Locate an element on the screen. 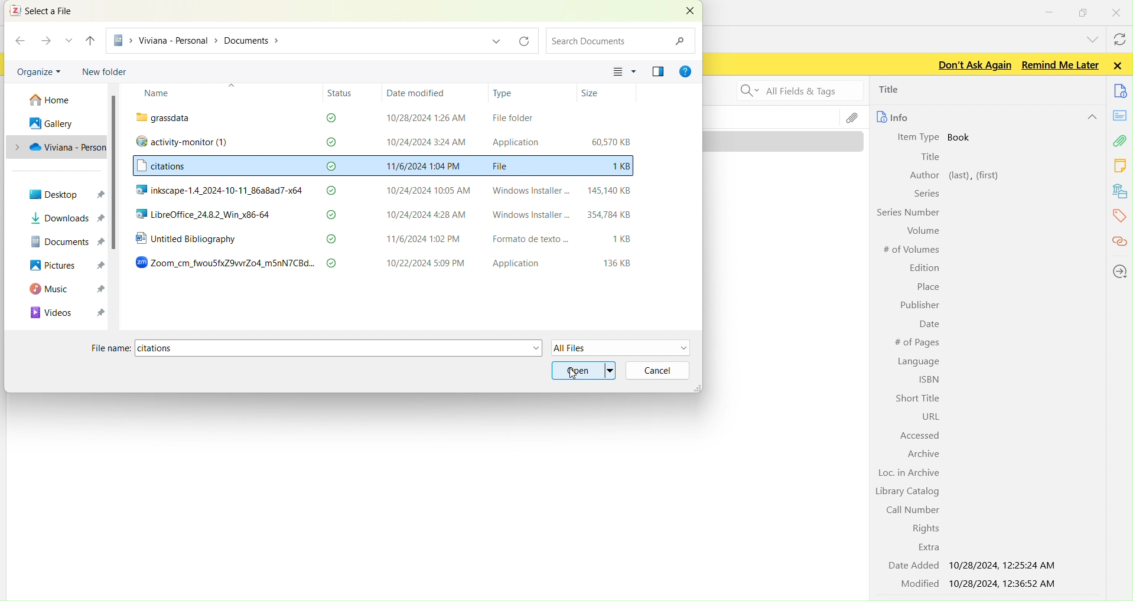 This screenshot has height=601, width=1133. 10/24/2024 10:05 AM is located at coordinates (420, 191).